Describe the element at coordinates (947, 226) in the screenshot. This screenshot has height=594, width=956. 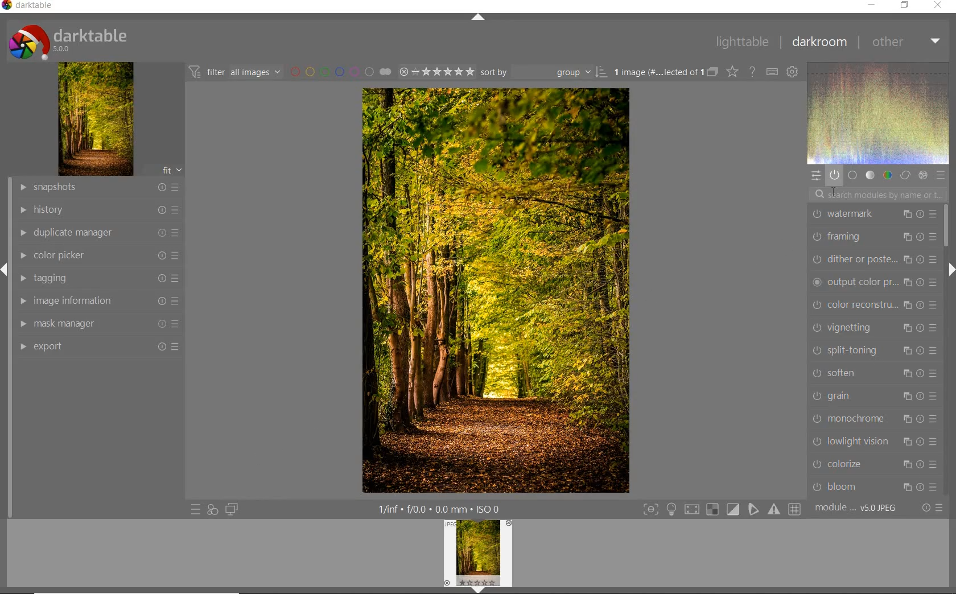
I see `scrollbar` at that location.